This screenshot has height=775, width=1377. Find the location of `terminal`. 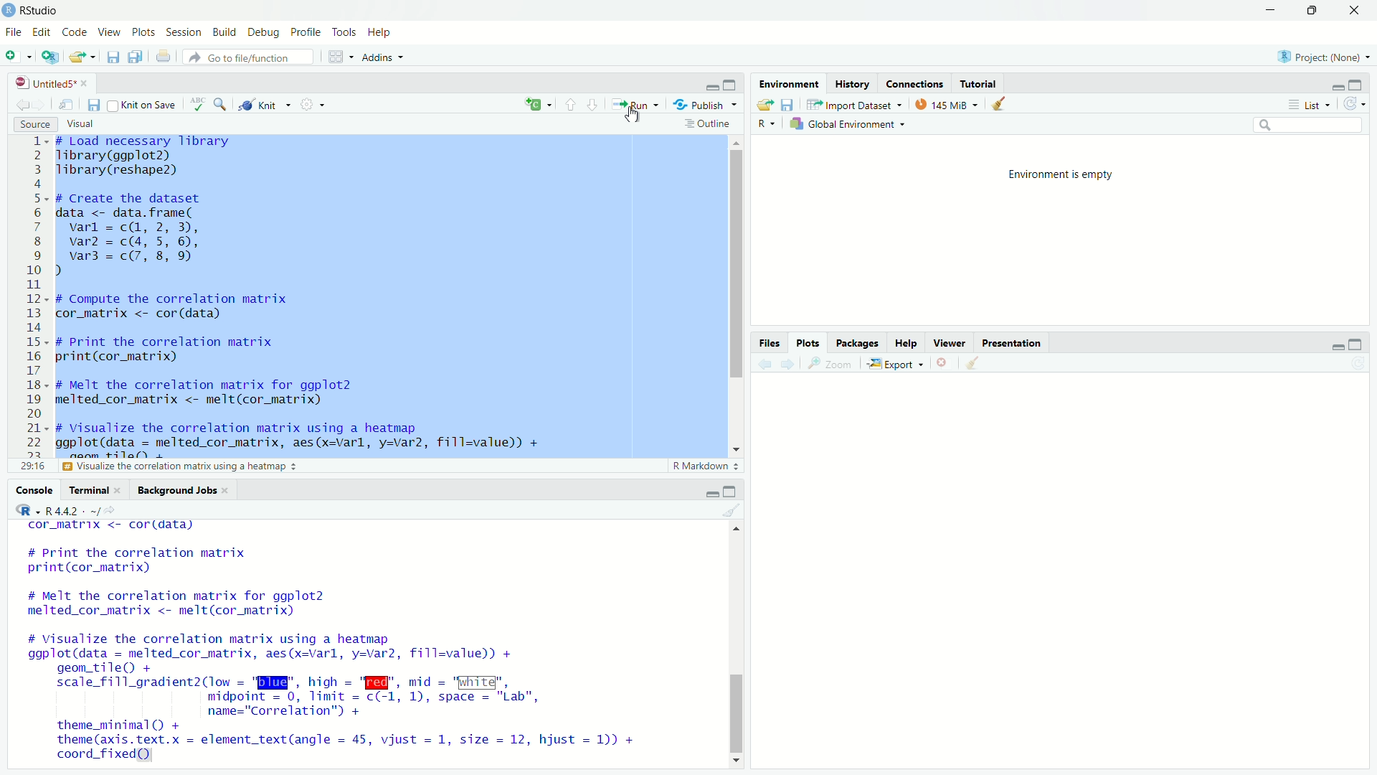

terminal is located at coordinates (97, 490).